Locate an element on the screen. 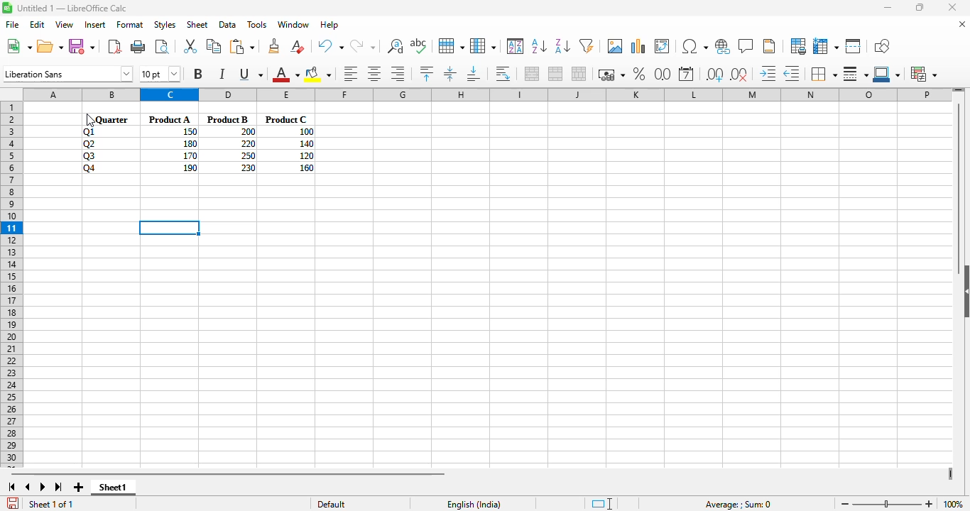  Q2 is located at coordinates (90, 144).